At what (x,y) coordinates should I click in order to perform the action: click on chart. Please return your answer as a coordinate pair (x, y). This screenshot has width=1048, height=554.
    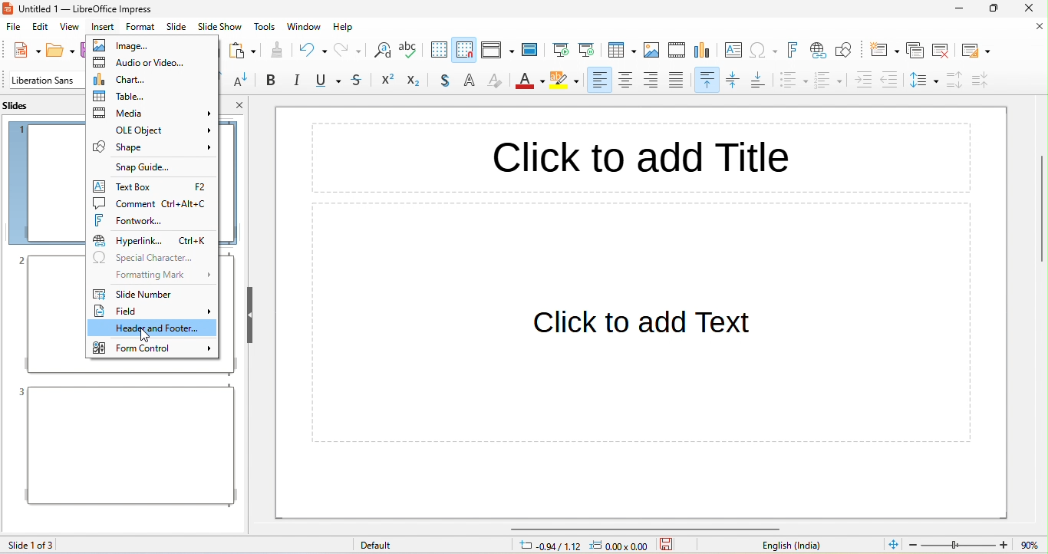
    Looking at the image, I should click on (705, 51).